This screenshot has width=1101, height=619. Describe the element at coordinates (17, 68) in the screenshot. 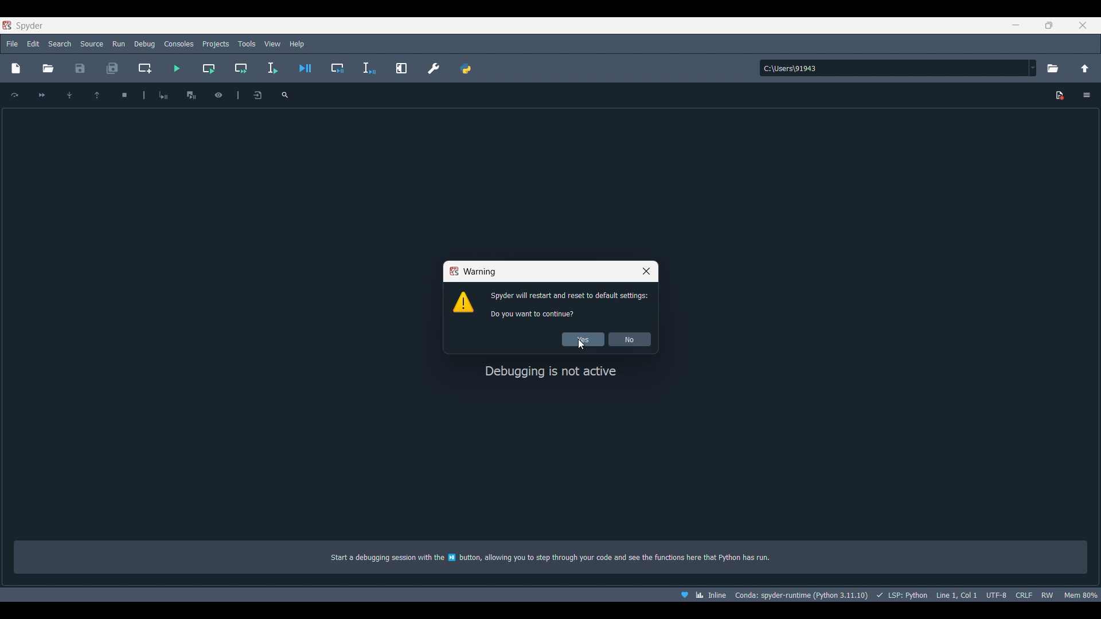

I see `New` at that location.